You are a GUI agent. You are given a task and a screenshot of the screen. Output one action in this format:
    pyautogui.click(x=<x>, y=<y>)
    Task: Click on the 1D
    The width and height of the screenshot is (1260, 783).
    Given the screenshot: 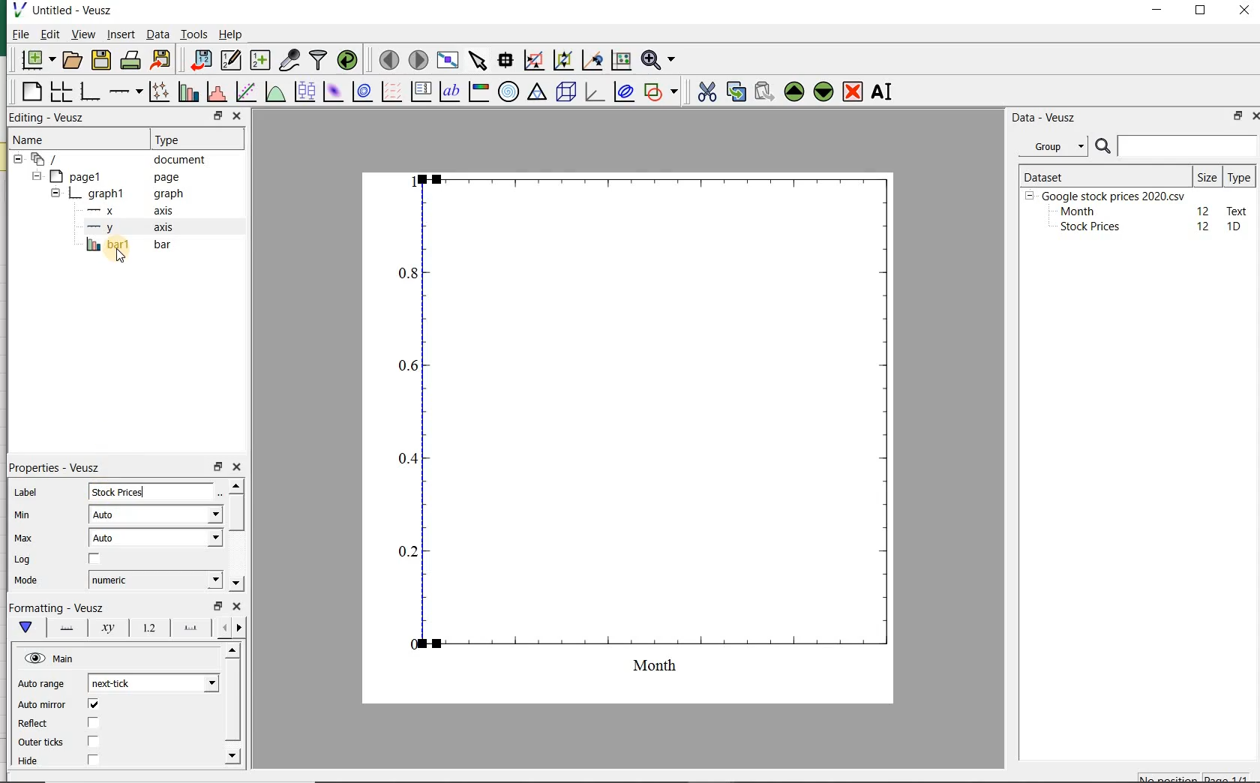 What is the action you would take?
    pyautogui.click(x=1235, y=227)
    